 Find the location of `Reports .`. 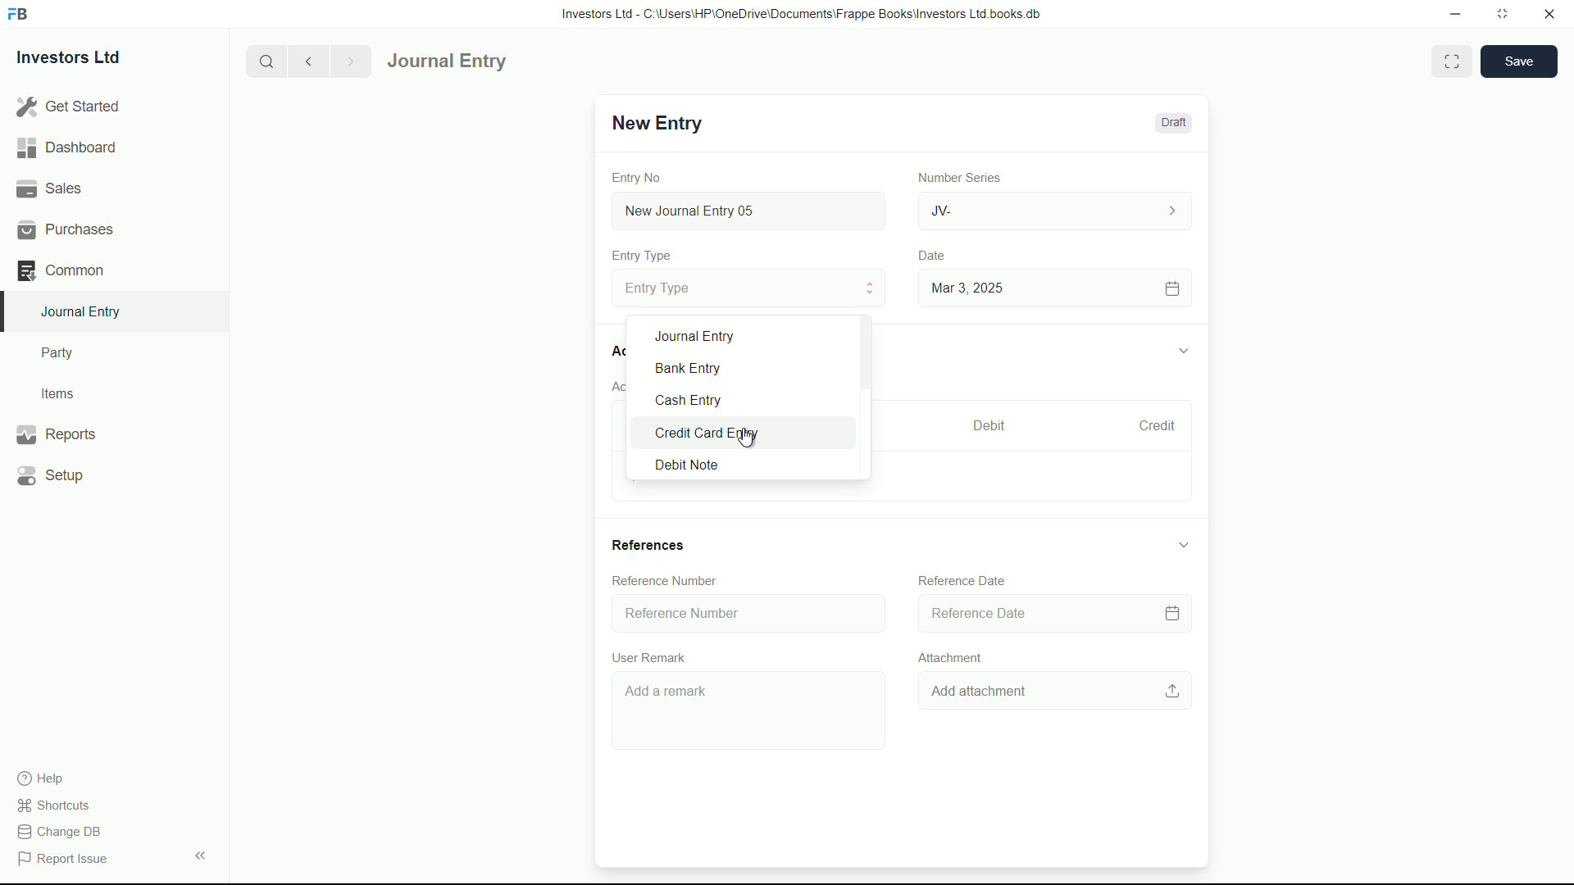

Reports . is located at coordinates (56, 432).